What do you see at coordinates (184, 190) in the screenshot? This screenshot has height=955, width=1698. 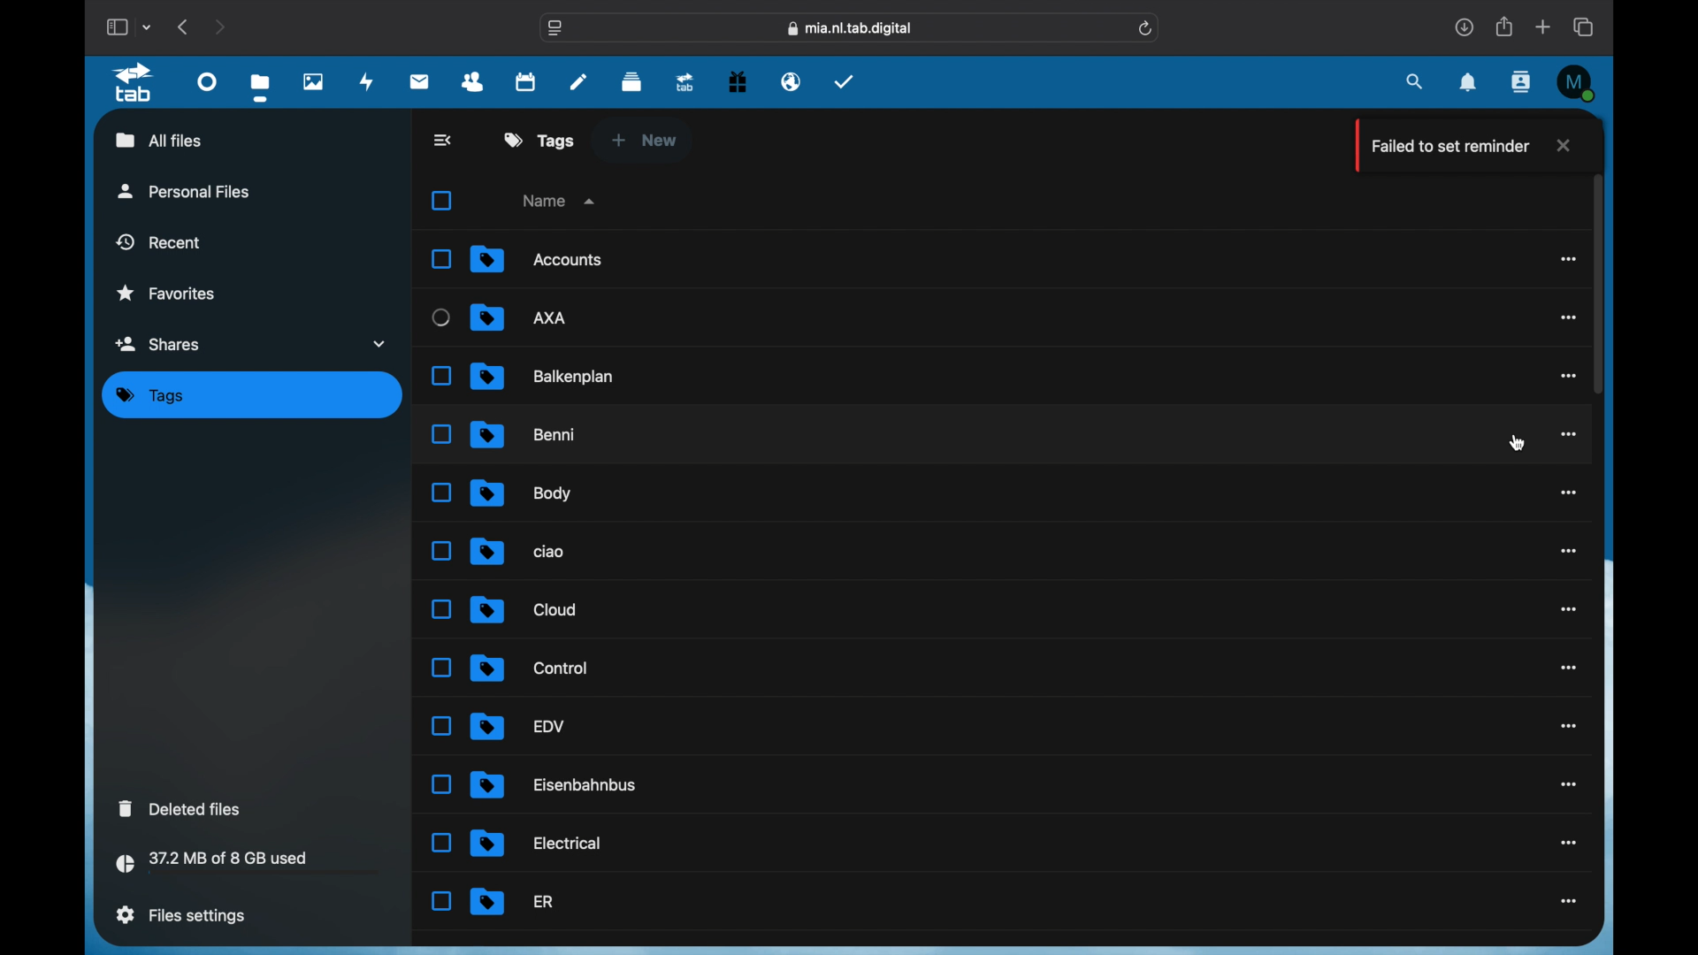 I see `personal files` at bounding box center [184, 190].